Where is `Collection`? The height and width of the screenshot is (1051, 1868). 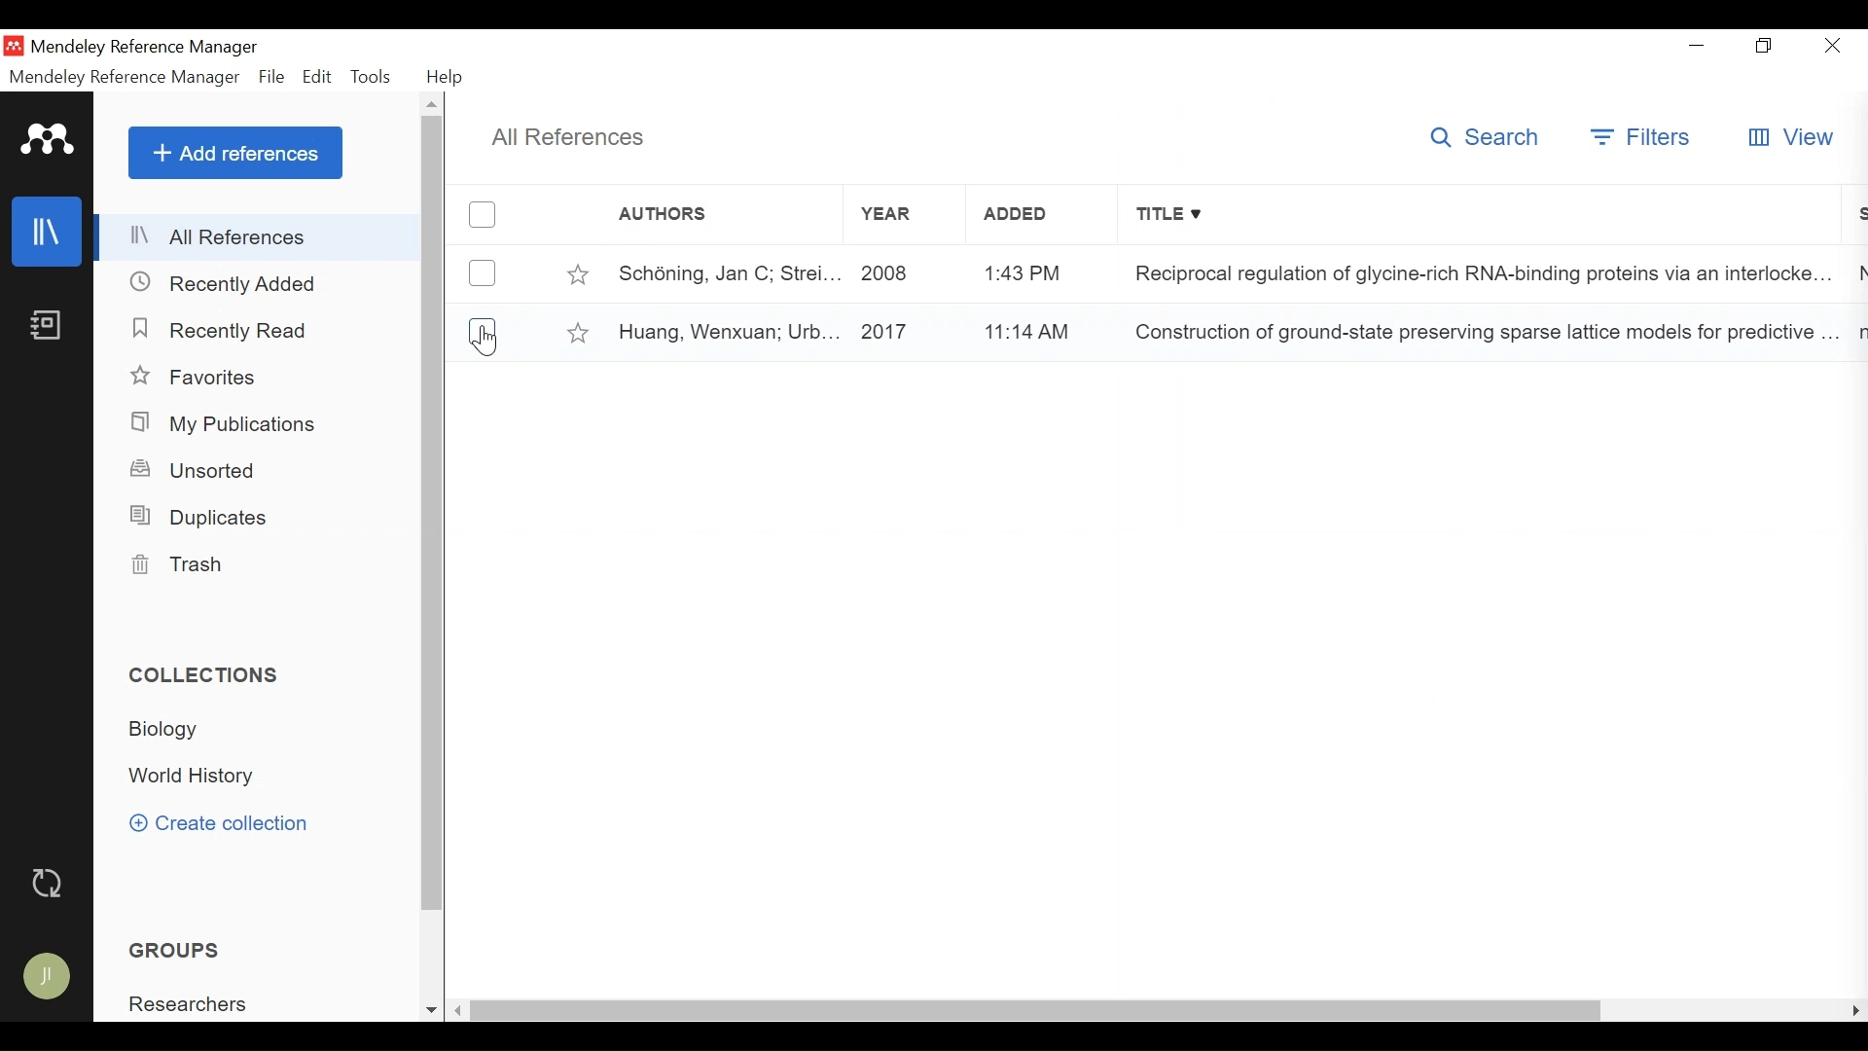
Collection is located at coordinates (211, 777).